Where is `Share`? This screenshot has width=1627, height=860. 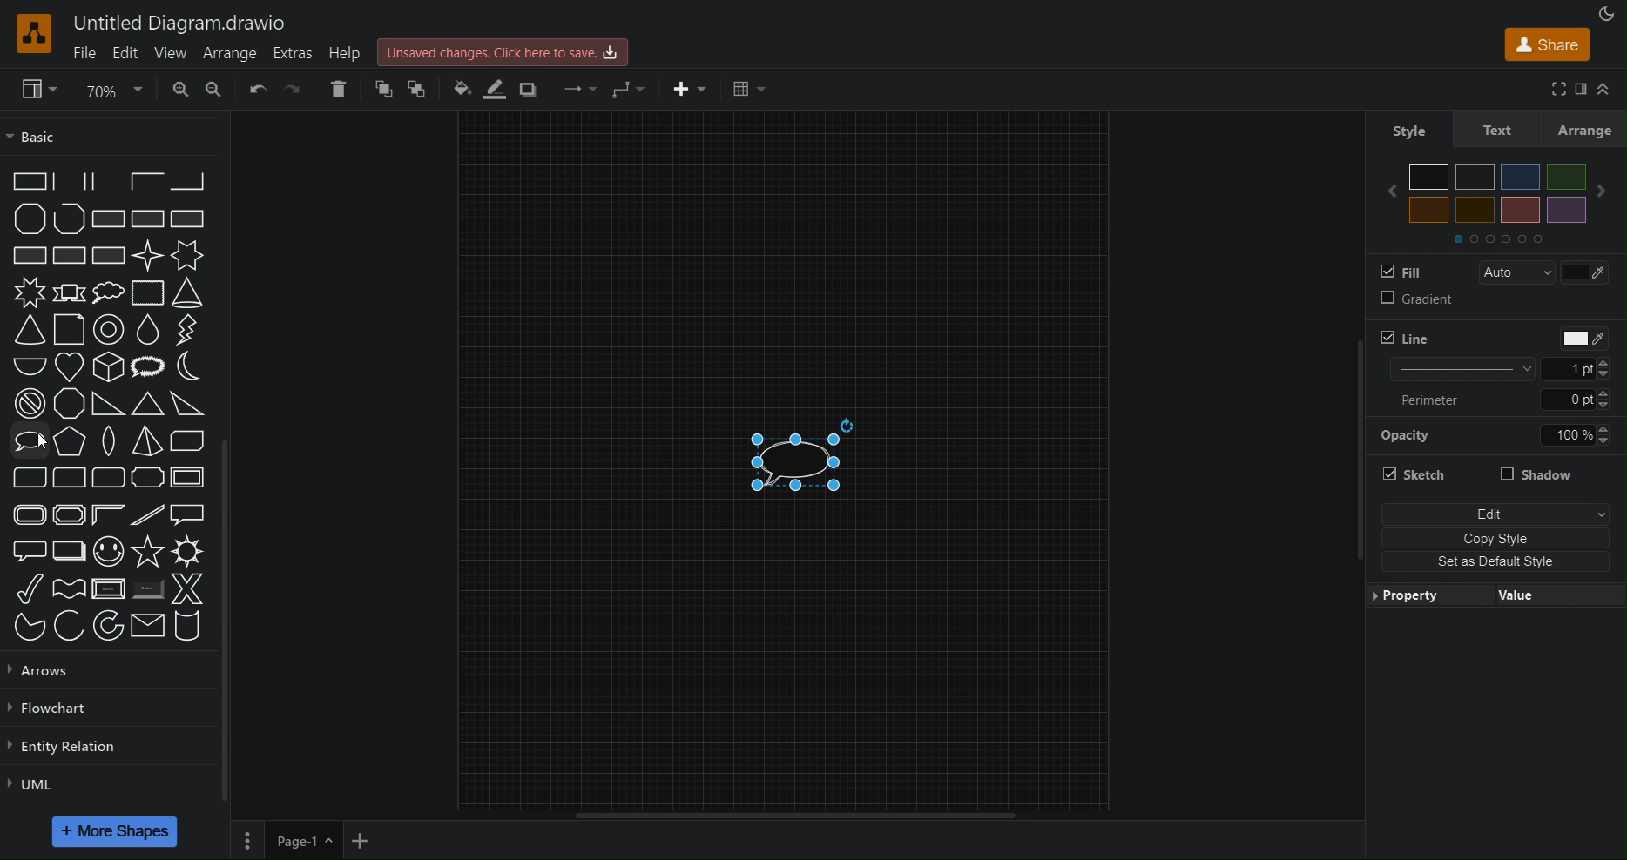
Share is located at coordinates (1540, 47).